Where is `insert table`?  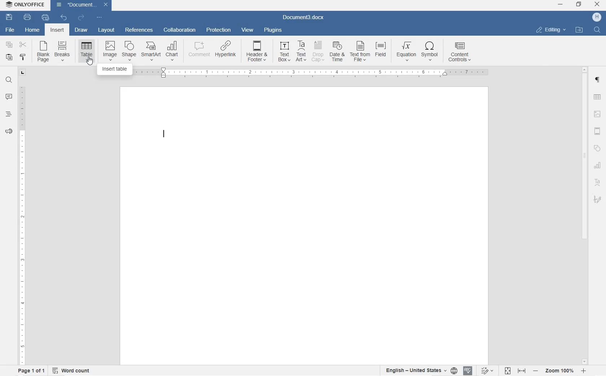
insert table is located at coordinates (87, 51).